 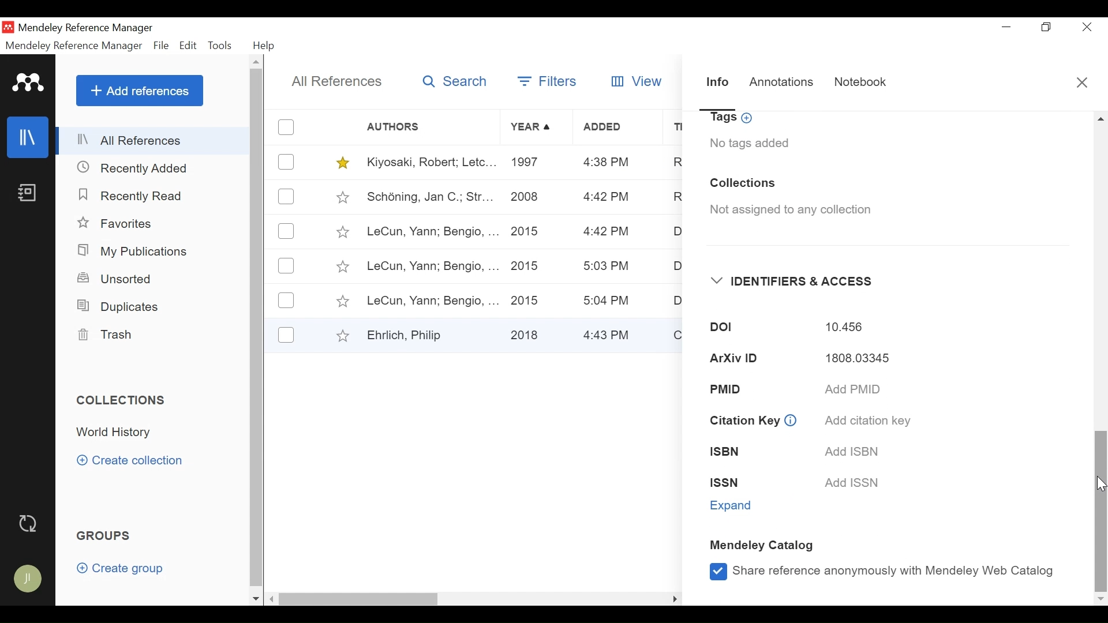 What do you see at coordinates (792, 282) in the screenshot?
I see `Identifiers & Access` at bounding box center [792, 282].